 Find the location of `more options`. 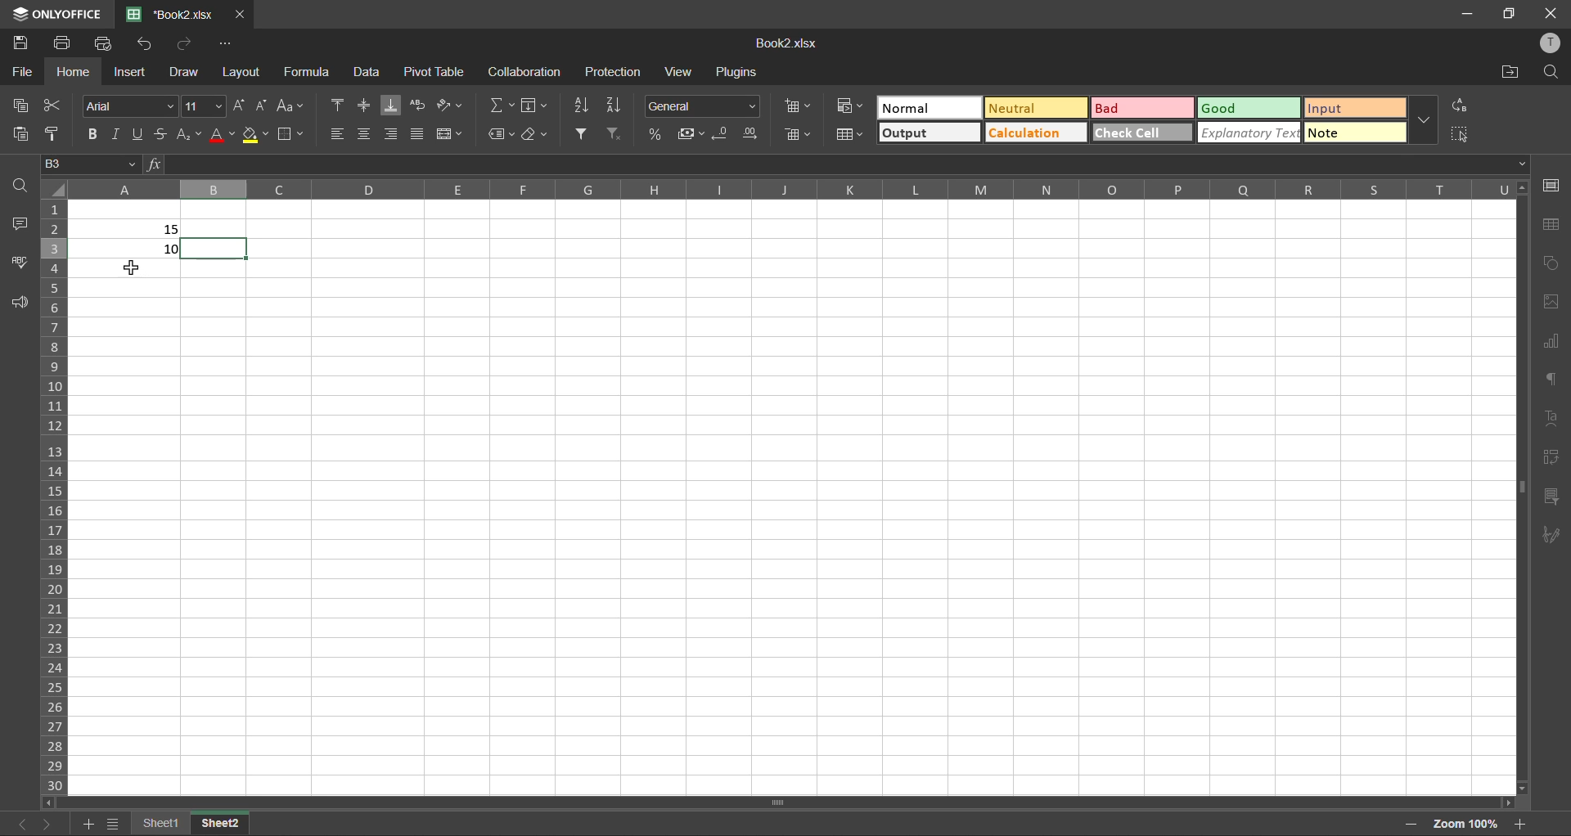

more options is located at coordinates (1428, 122).